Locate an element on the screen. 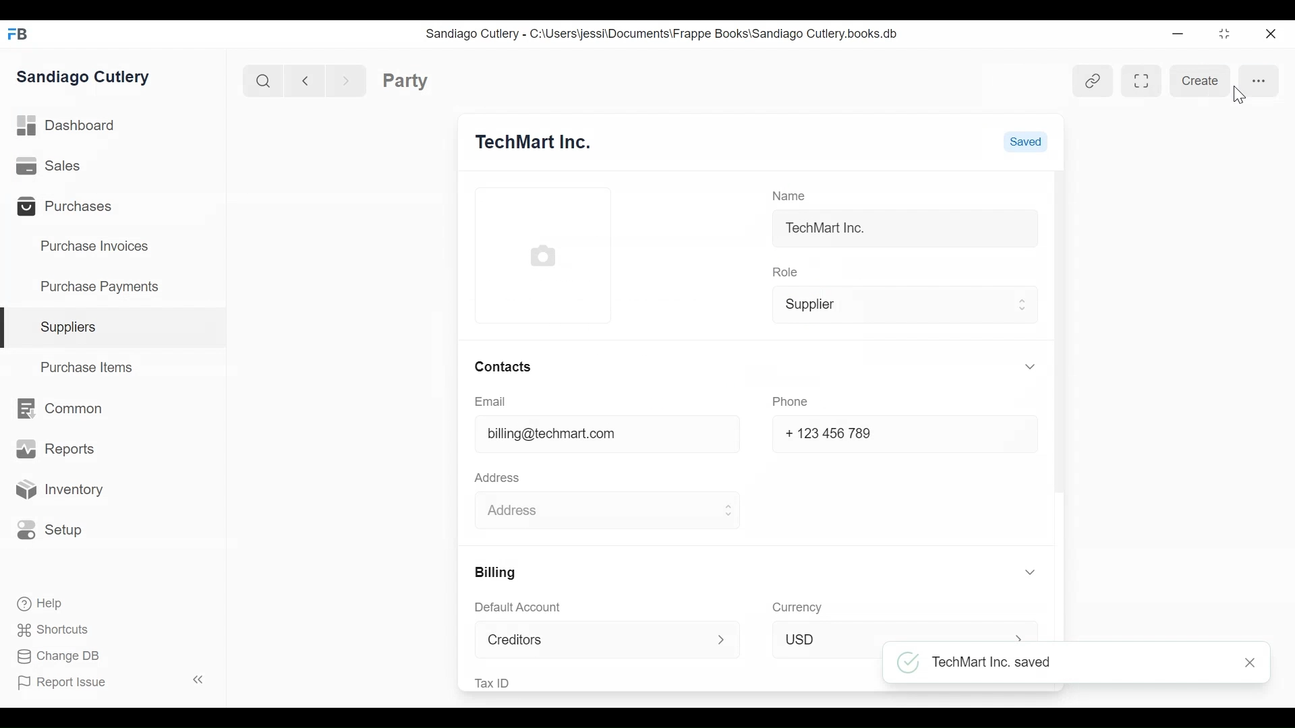  Address is located at coordinates (606, 510).